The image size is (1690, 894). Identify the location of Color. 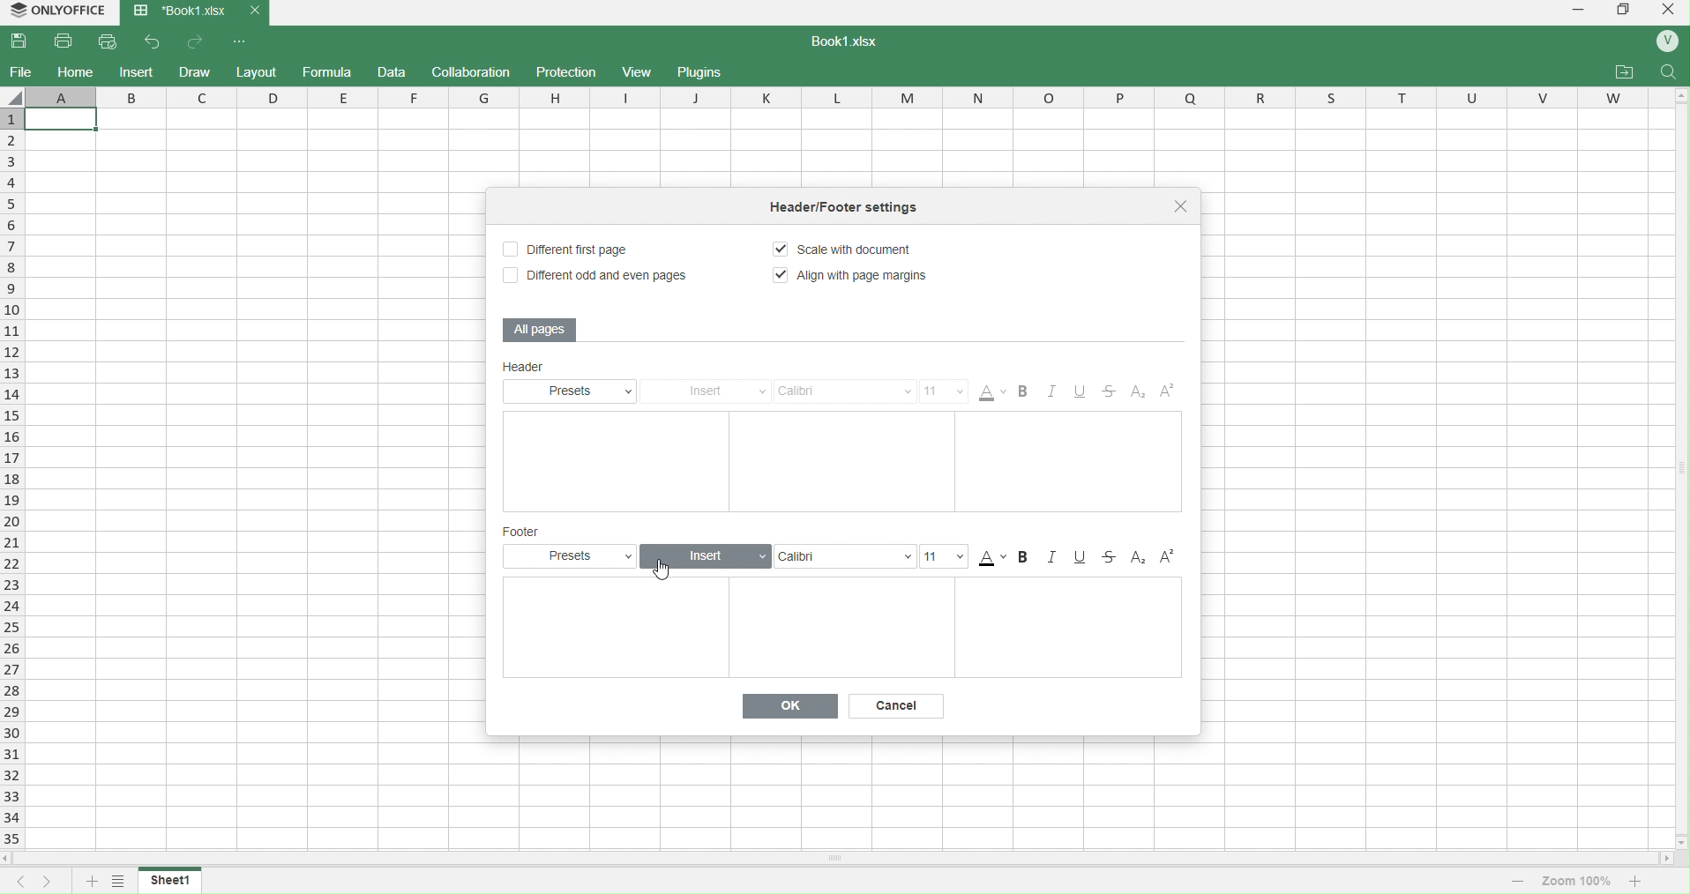
(994, 392).